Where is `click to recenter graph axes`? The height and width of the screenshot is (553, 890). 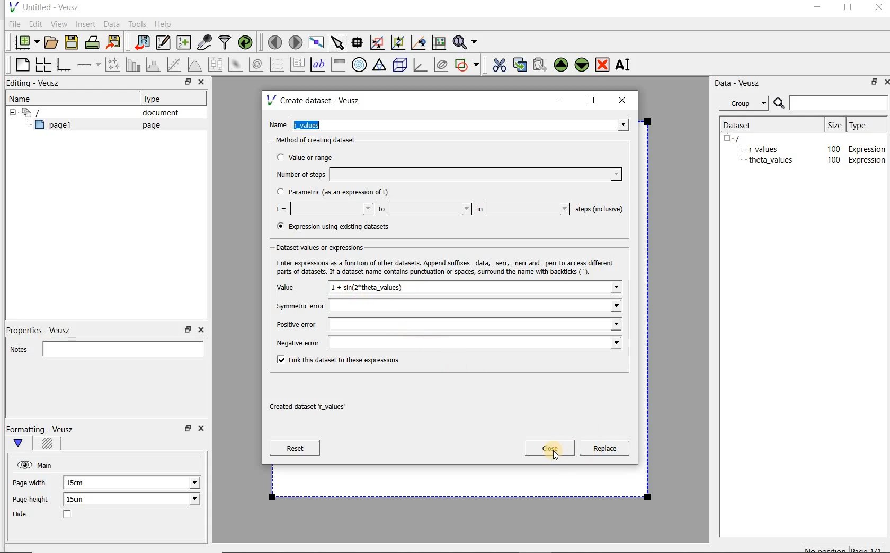
click to recenter graph axes is located at coordinates (419, 43).